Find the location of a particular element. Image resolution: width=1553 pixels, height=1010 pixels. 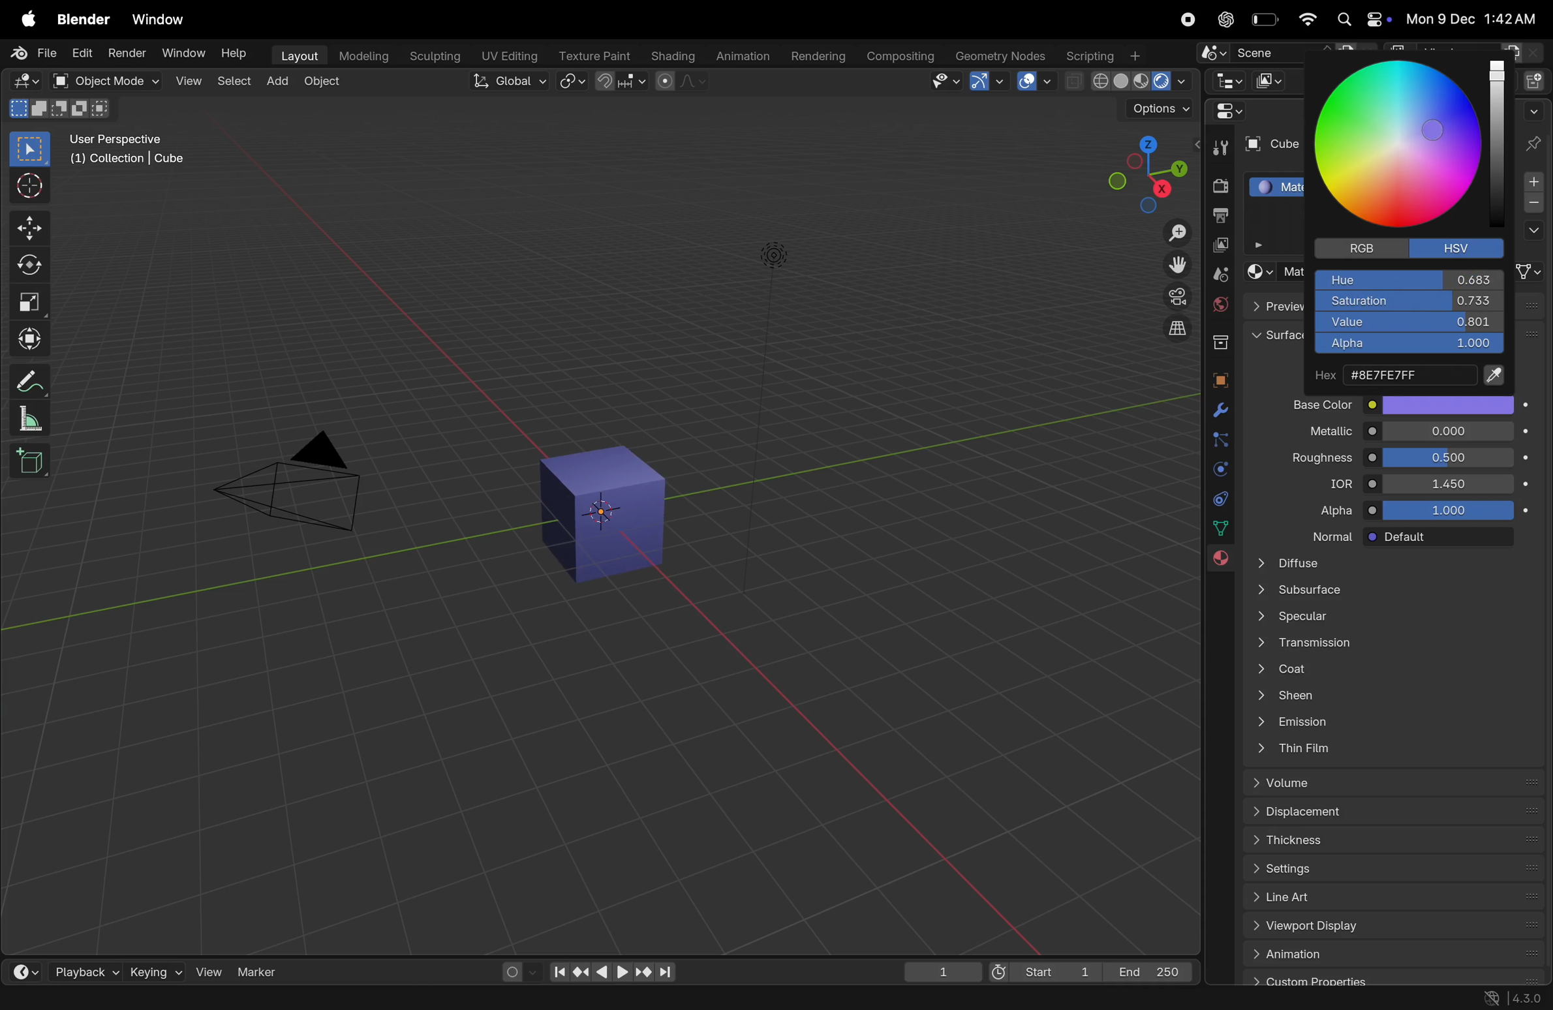

1 is located at coordinates (943, 973).